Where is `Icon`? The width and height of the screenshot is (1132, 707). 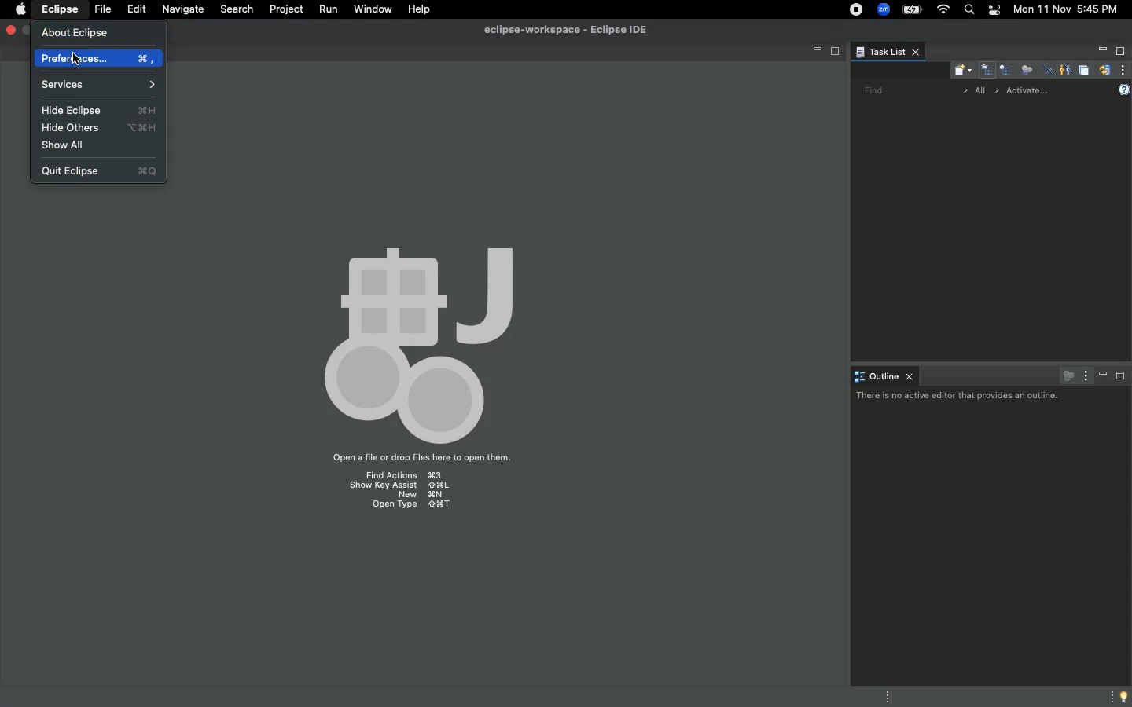
Icon is located at coordinates (418, 337).